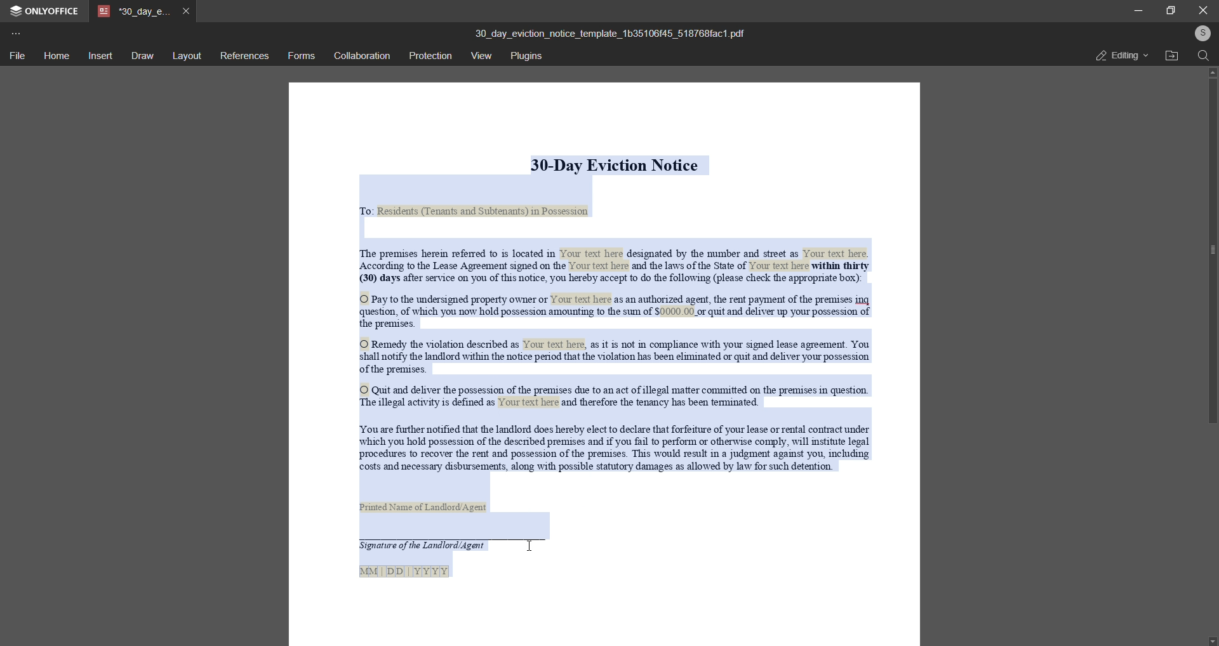 Image resolution: width=1219 pixels, height=646 pixels. Describe the element at coordinates (17, 56) in the screenshot. I see `file` at that location.